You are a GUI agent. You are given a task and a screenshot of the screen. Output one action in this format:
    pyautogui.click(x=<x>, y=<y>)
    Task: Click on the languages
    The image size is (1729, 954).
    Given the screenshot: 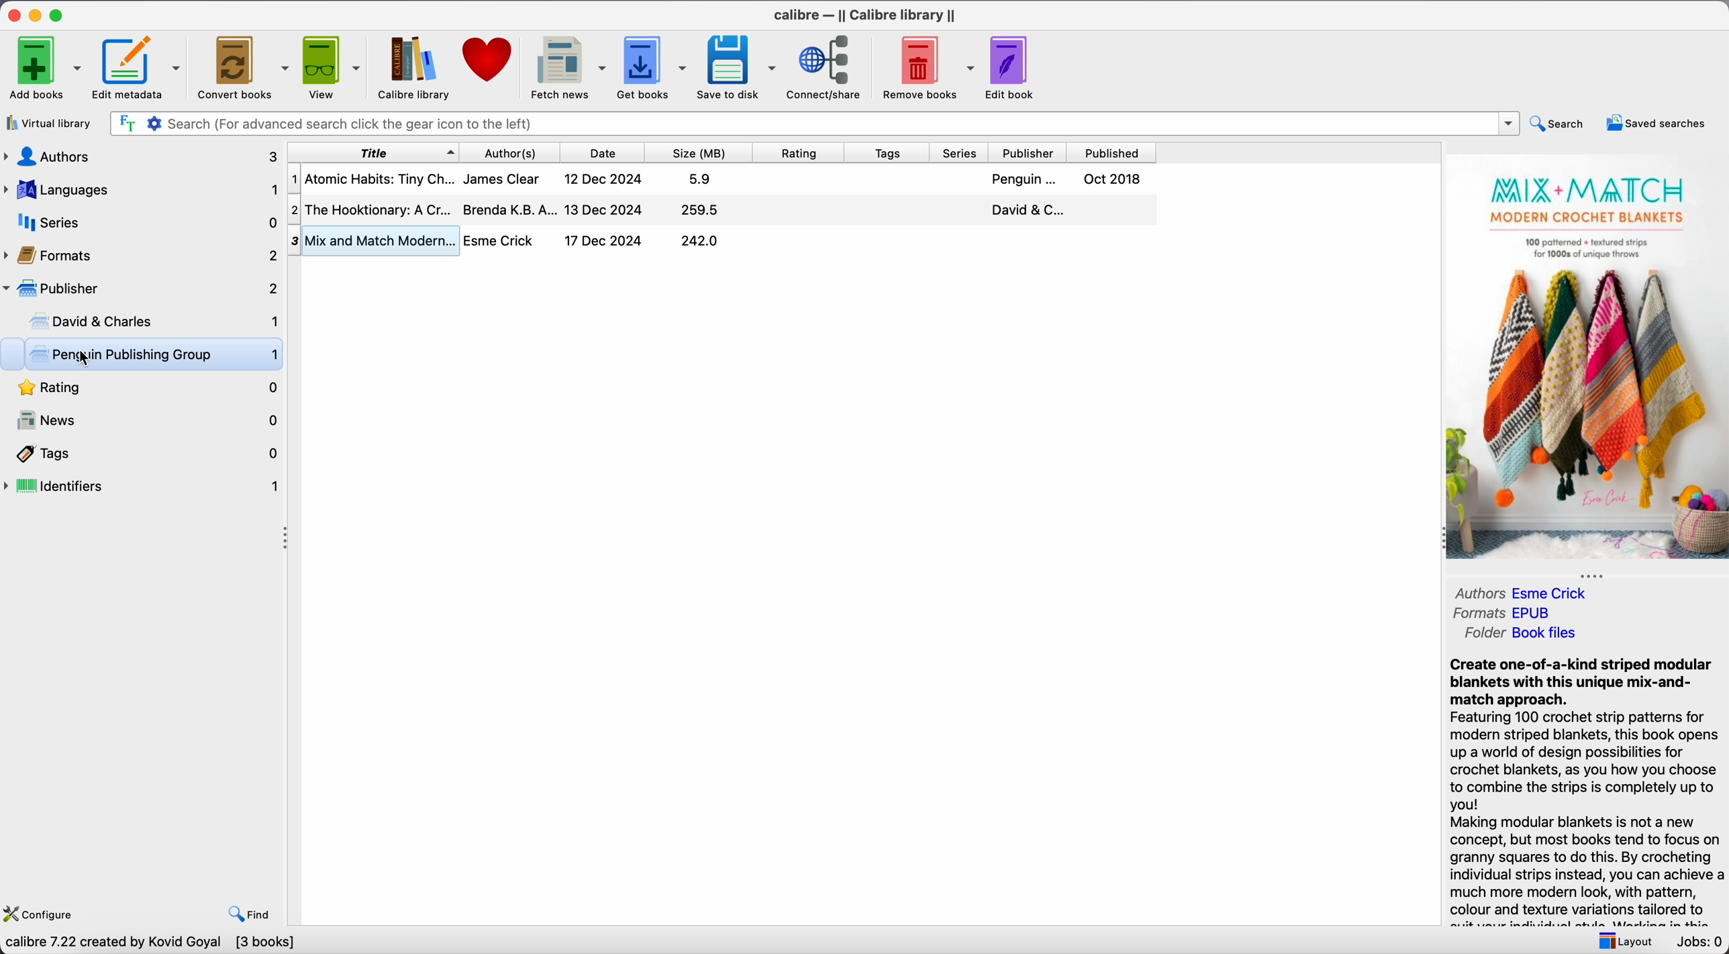 What is the action you would take?
    pyautogui.click(x=140, y=190)
    